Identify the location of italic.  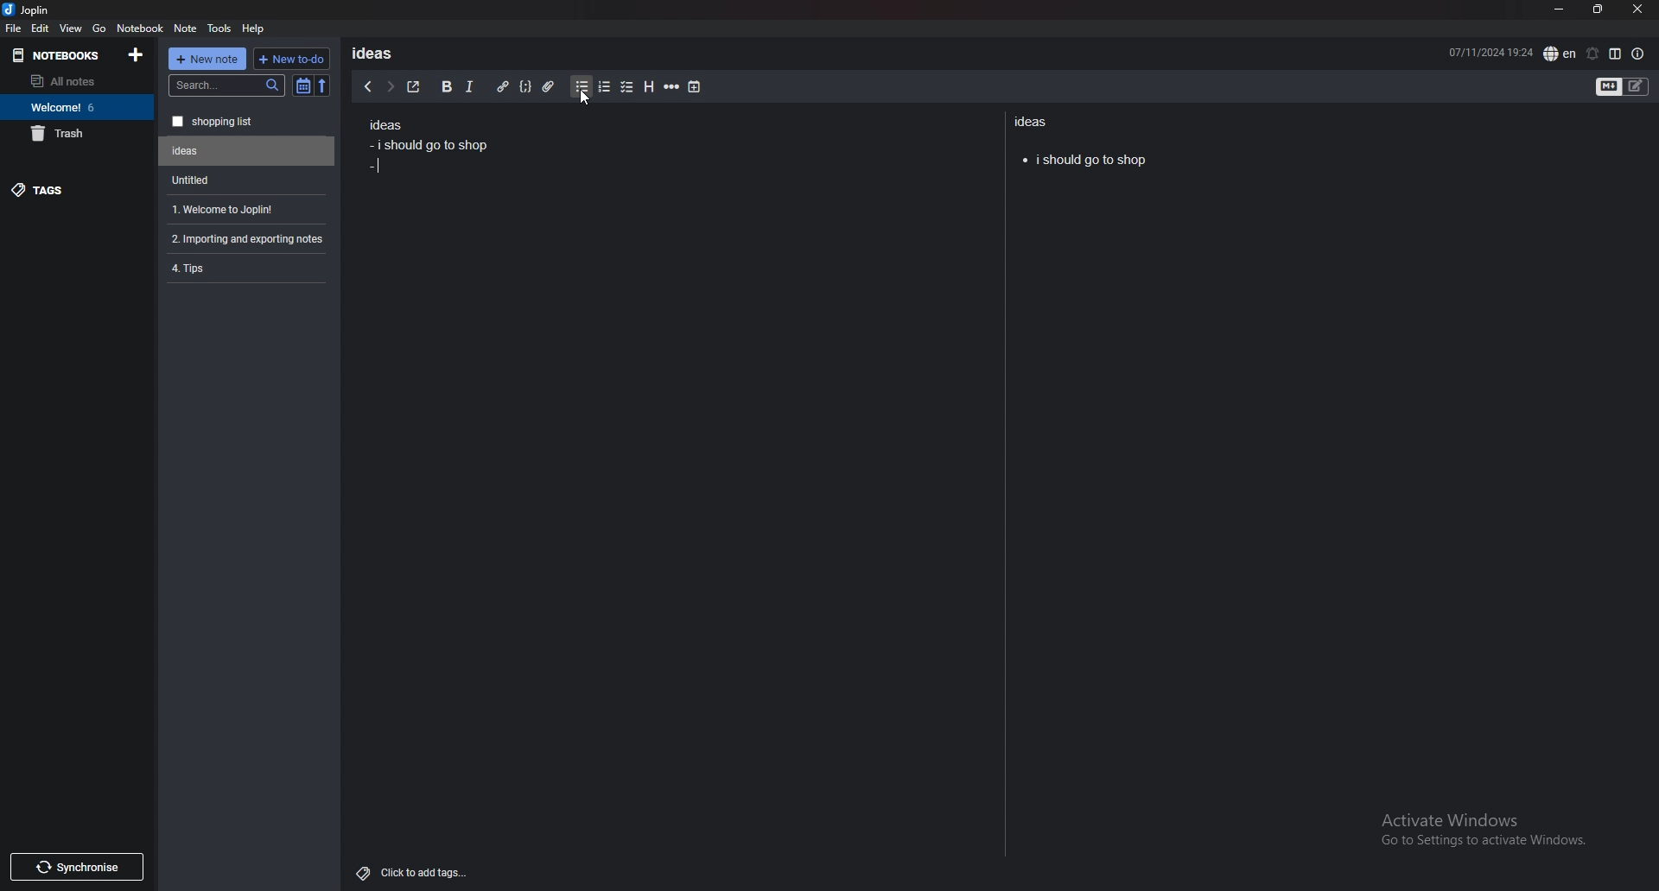
(468, 87).